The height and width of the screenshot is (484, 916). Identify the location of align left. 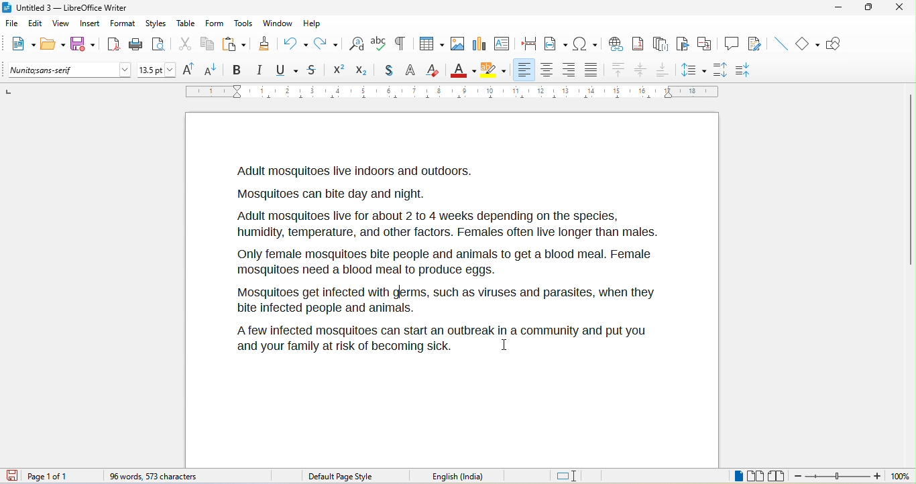
(525, 70).